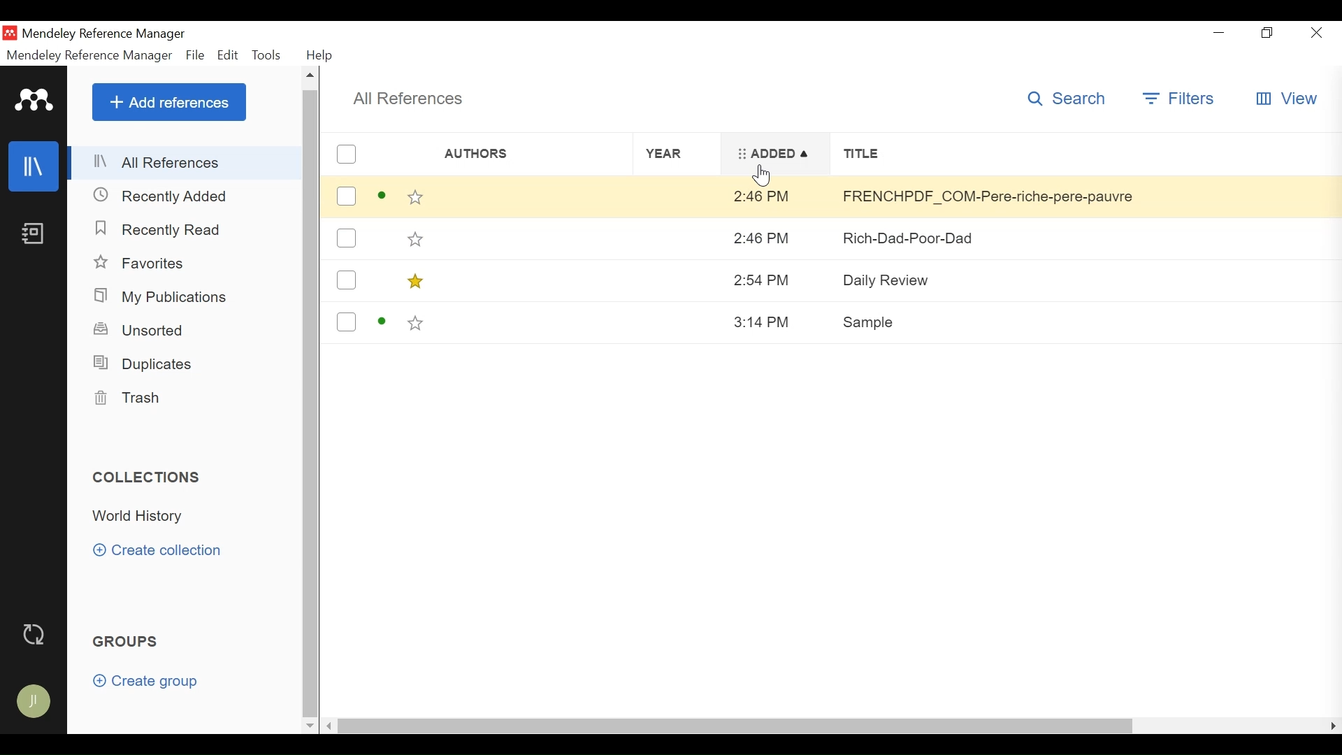 This screenshot has width=1342, height=755. I want to click on 3:14 PM, so click(771, 322).